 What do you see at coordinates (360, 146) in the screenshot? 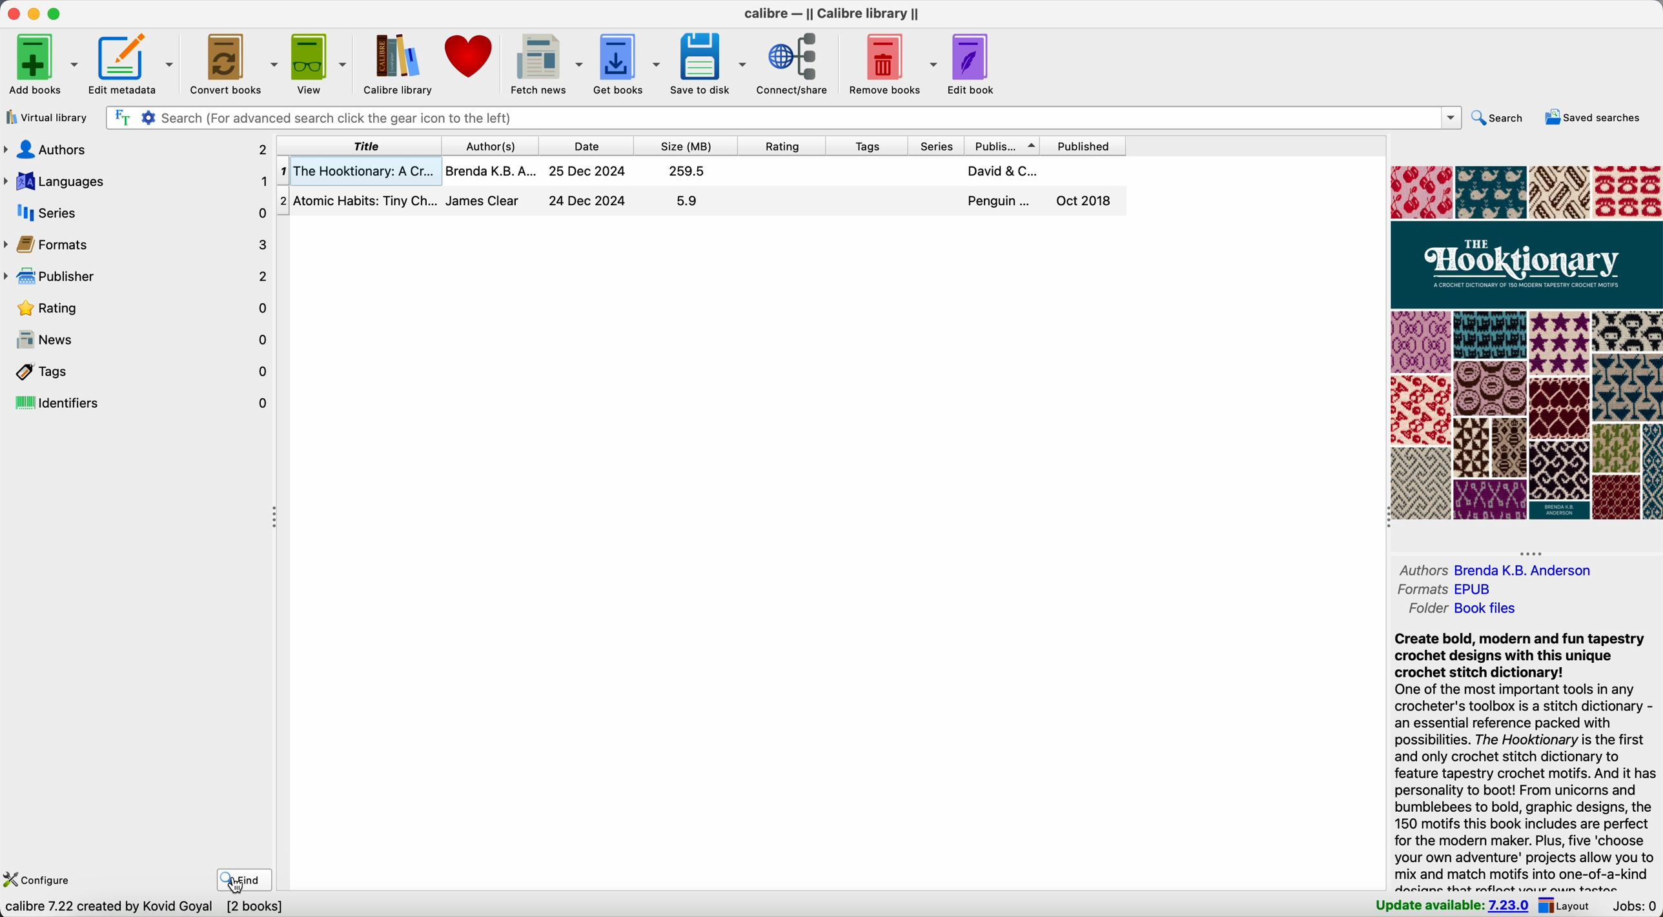
I see `title` at bounding box center [360, 146].